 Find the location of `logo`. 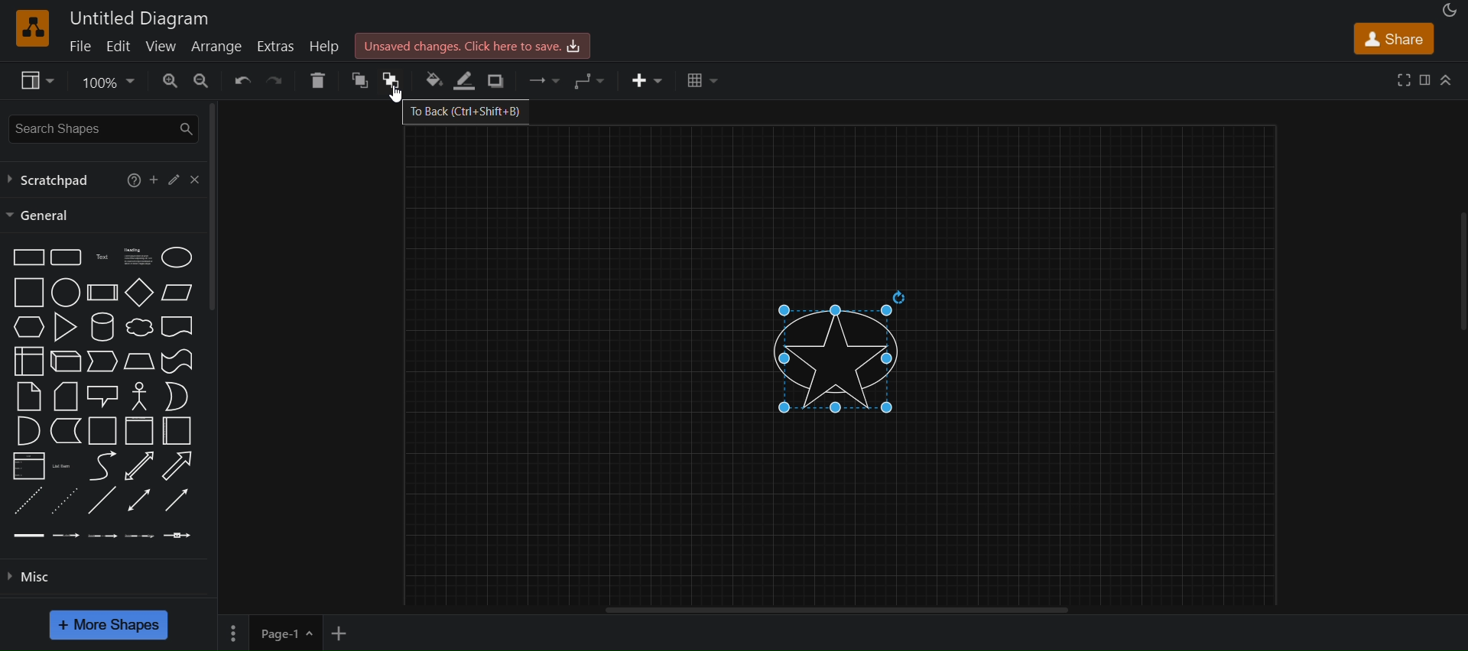

logo is located at coordinates (32, 28).